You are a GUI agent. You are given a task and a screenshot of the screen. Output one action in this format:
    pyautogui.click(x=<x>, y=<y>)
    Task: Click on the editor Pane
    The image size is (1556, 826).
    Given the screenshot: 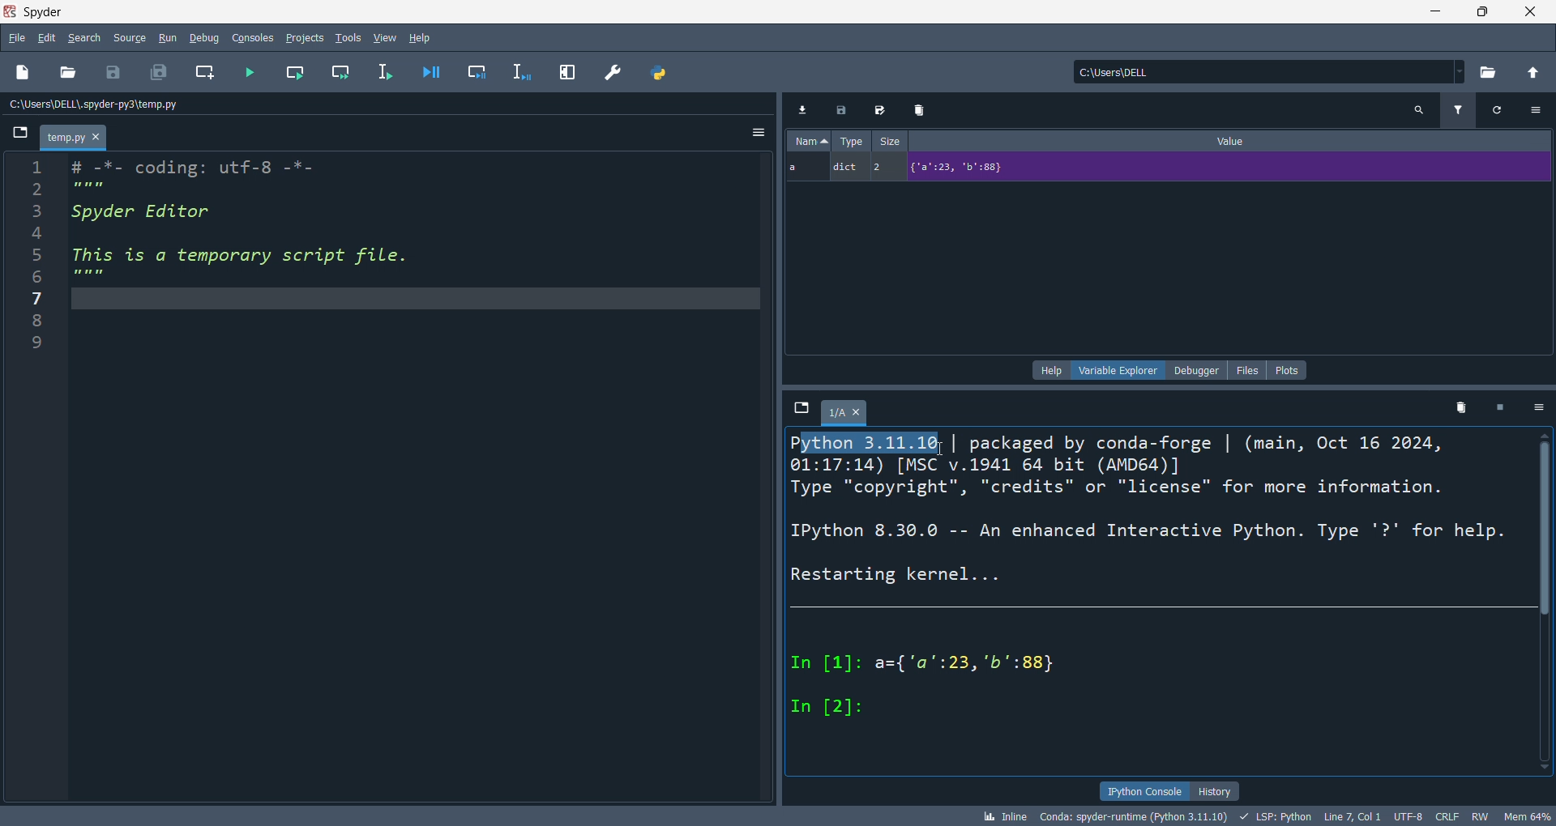 What is the action you would take?
    pyautogui.click(x=418, y=479)
    